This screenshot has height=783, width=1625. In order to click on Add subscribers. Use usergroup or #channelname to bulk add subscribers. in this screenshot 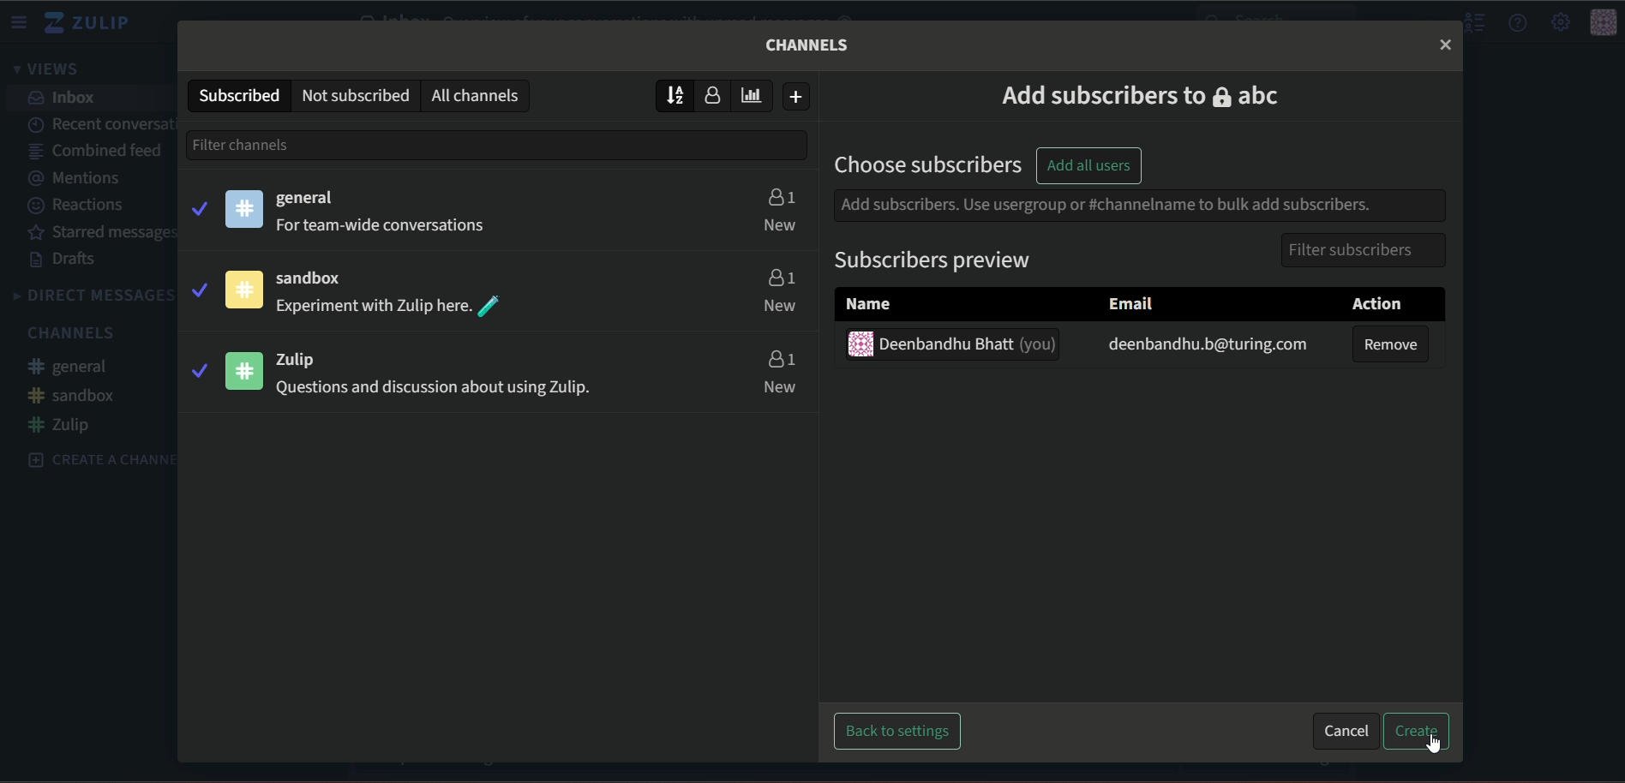, I will do `click(1103, 204)`.